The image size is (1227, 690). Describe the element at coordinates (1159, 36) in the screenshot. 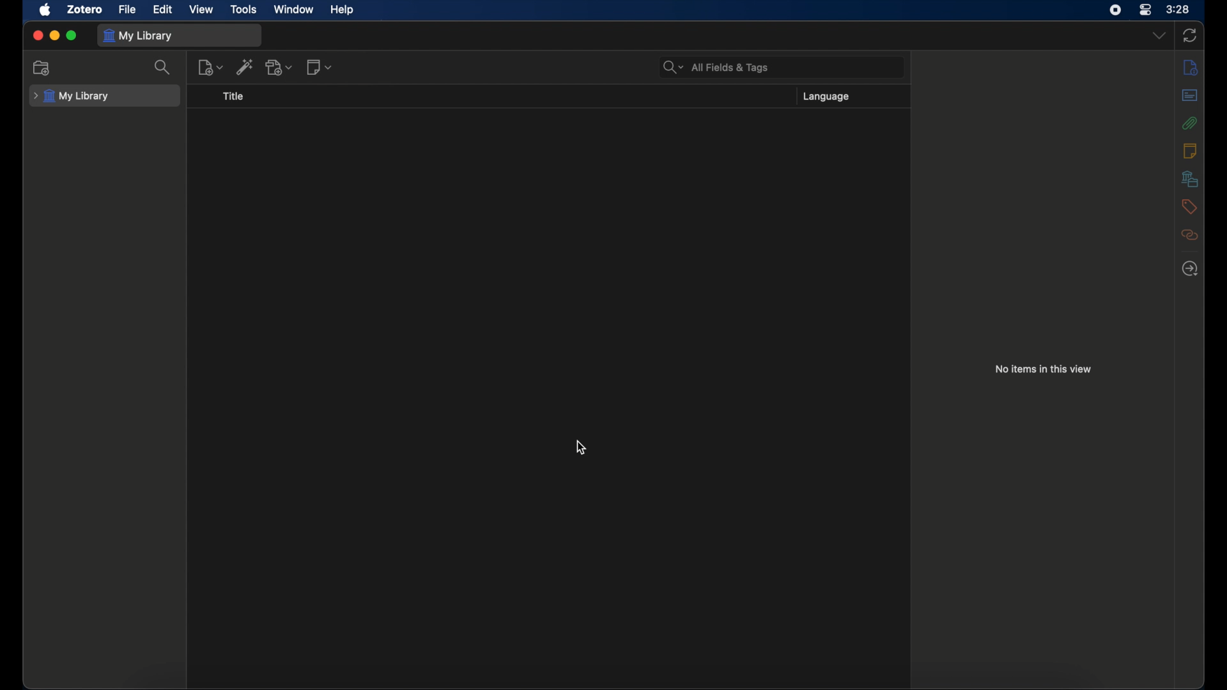

I see `dropdown` at that location.